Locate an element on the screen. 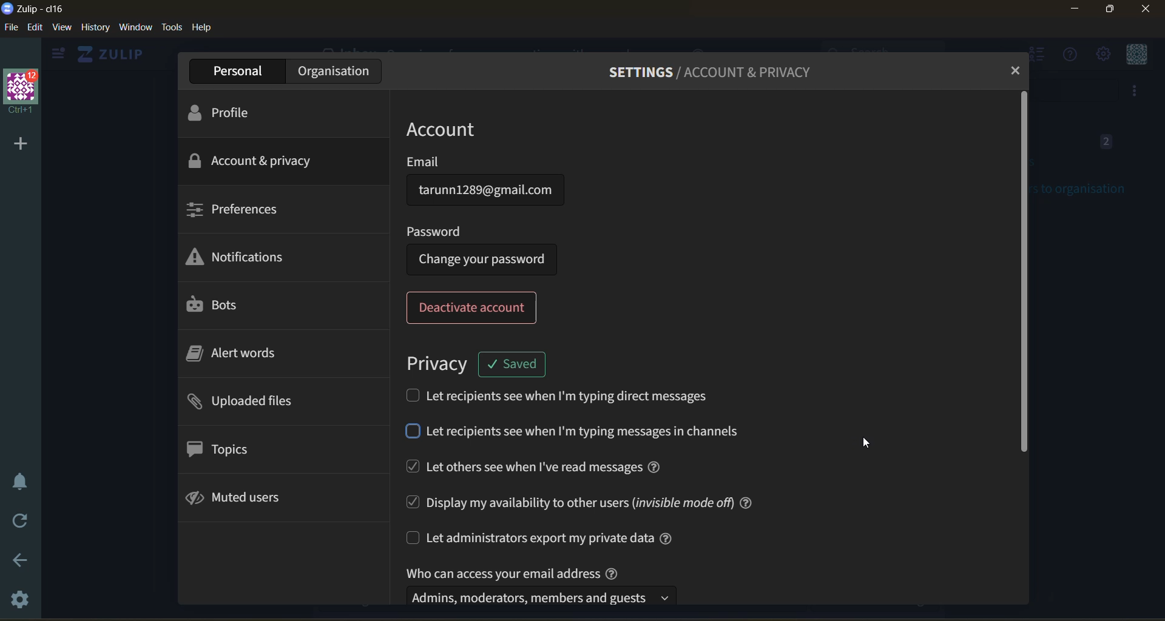 This screenshot has width=1165, height=621. notifications is located at coordinates (242, 260).